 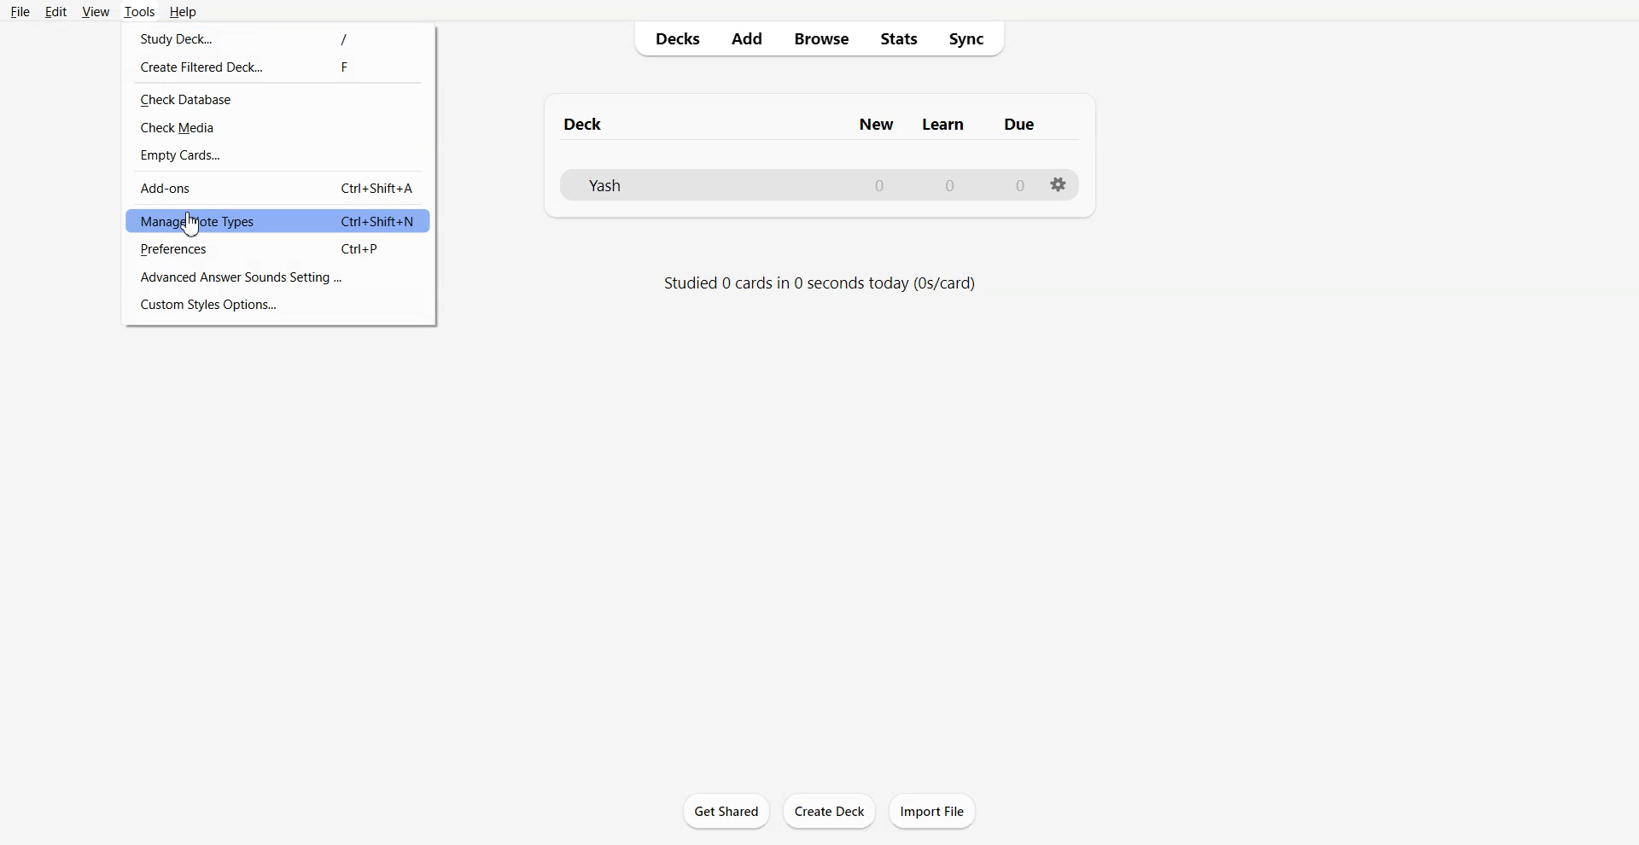 What do you see at coordinates (1021, 185) in the screenshot?
I see `Number of due cards` at bounding box center [1021, 185].